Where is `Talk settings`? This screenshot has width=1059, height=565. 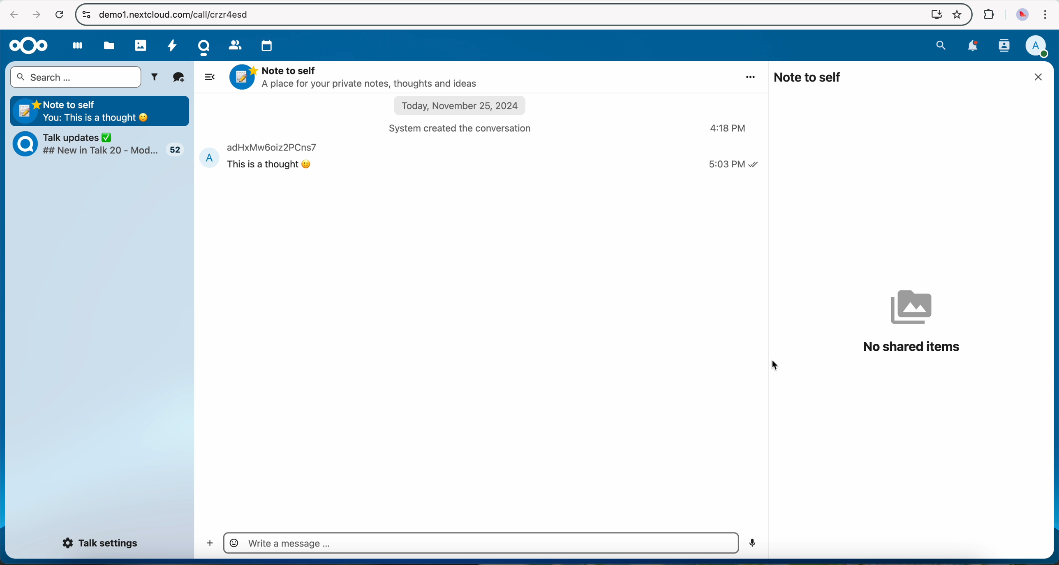 Talk settings is located at coordinates (102, 544).